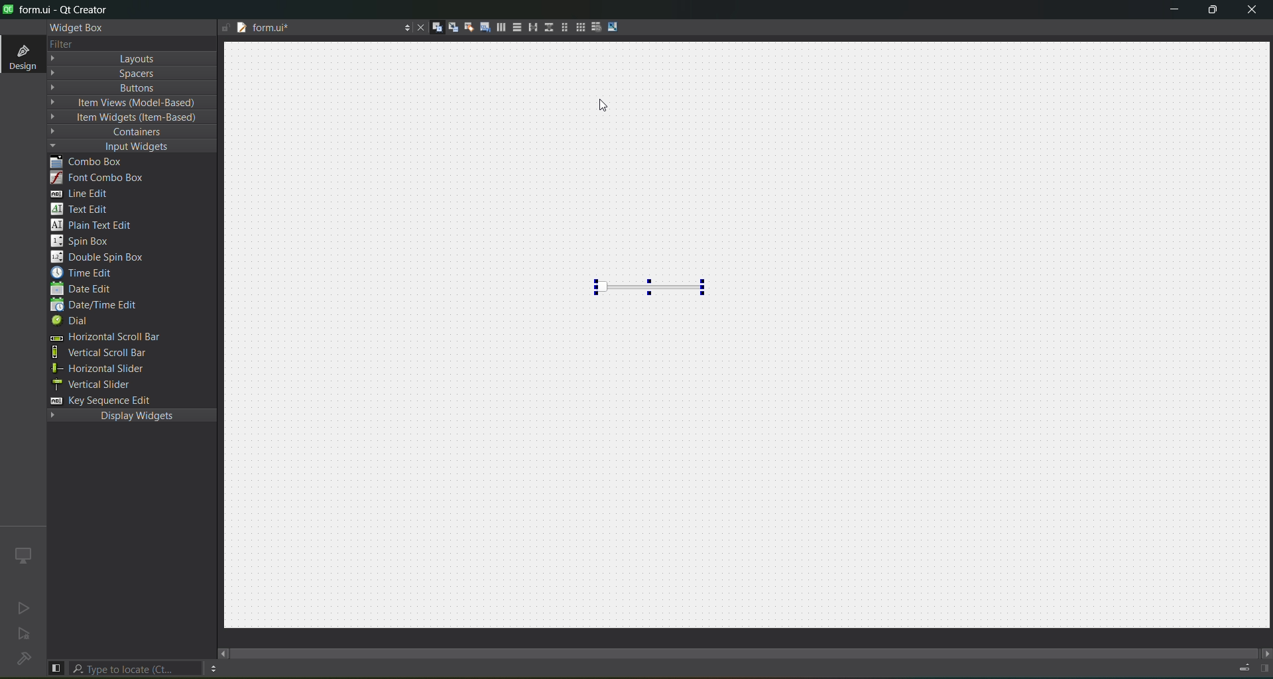 This screenshot has height=679, width=1273. What do you see at coordinates (223, 653) in the screenshot?
I see `move right` at bounding box center [223, 653].